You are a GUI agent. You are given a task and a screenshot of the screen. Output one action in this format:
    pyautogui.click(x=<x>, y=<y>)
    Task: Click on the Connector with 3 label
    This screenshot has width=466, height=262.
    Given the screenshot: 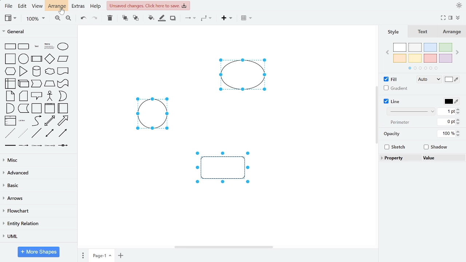 What is the action you would take?
    pyautogui.click(x=50, y=147)
    